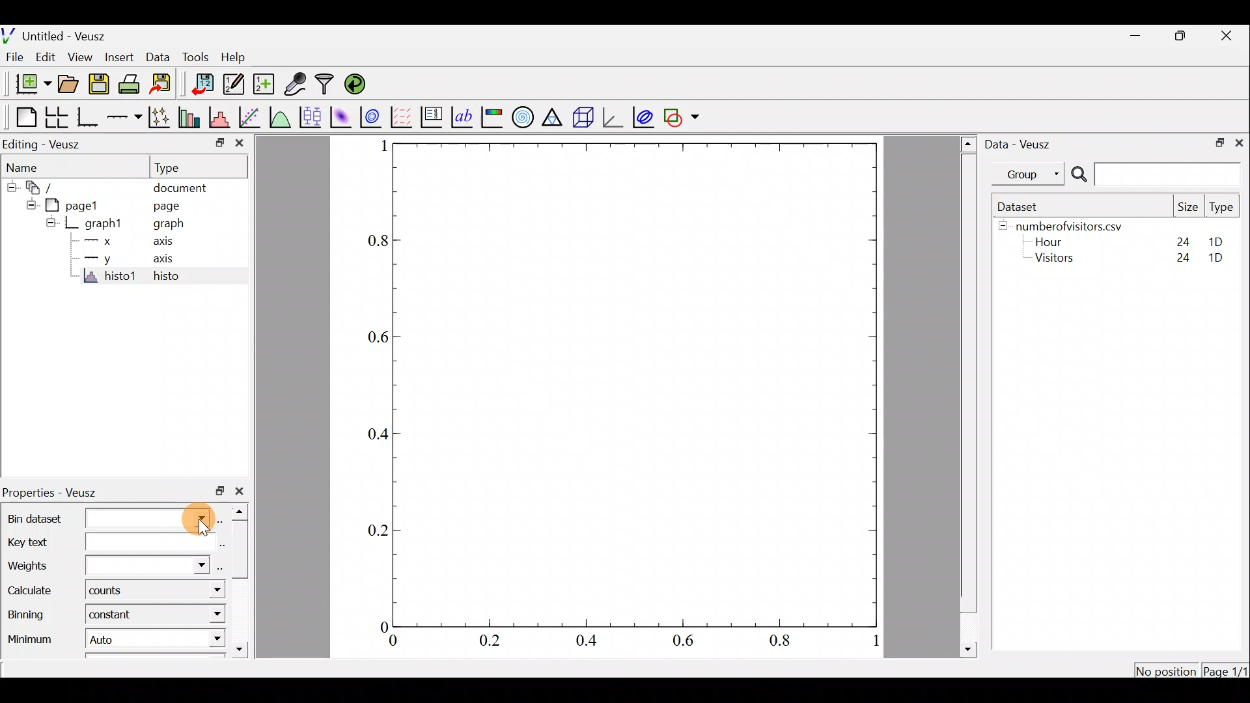 The width and height of the screenshot is (1250, 703). Describe the element at coordinates (1029, 176) in the screenshot. I see `Group` at that location.